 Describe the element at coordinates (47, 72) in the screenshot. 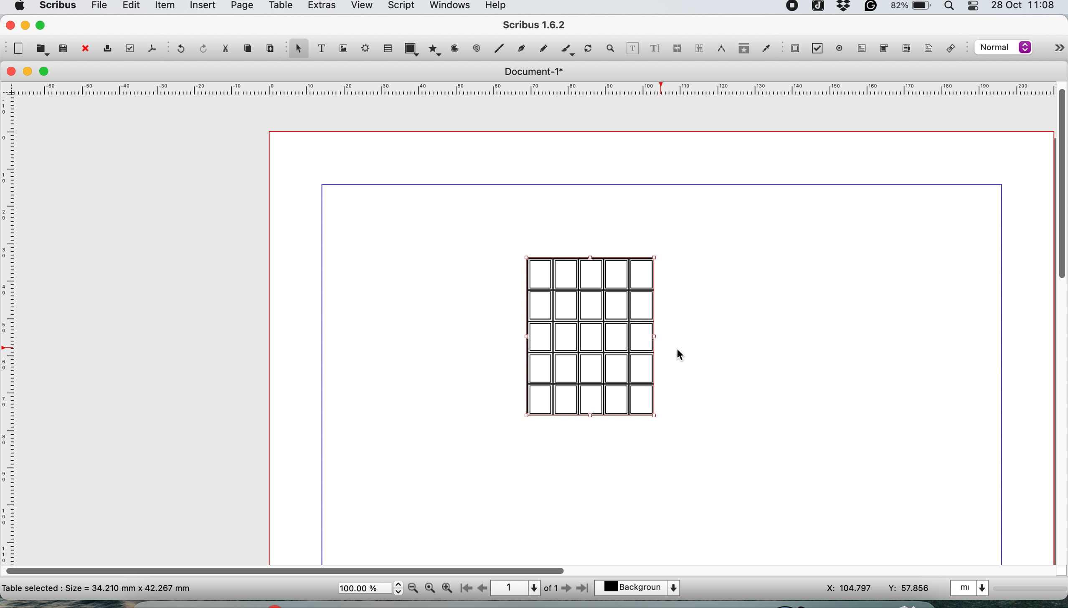

I see `maximise` at that location.